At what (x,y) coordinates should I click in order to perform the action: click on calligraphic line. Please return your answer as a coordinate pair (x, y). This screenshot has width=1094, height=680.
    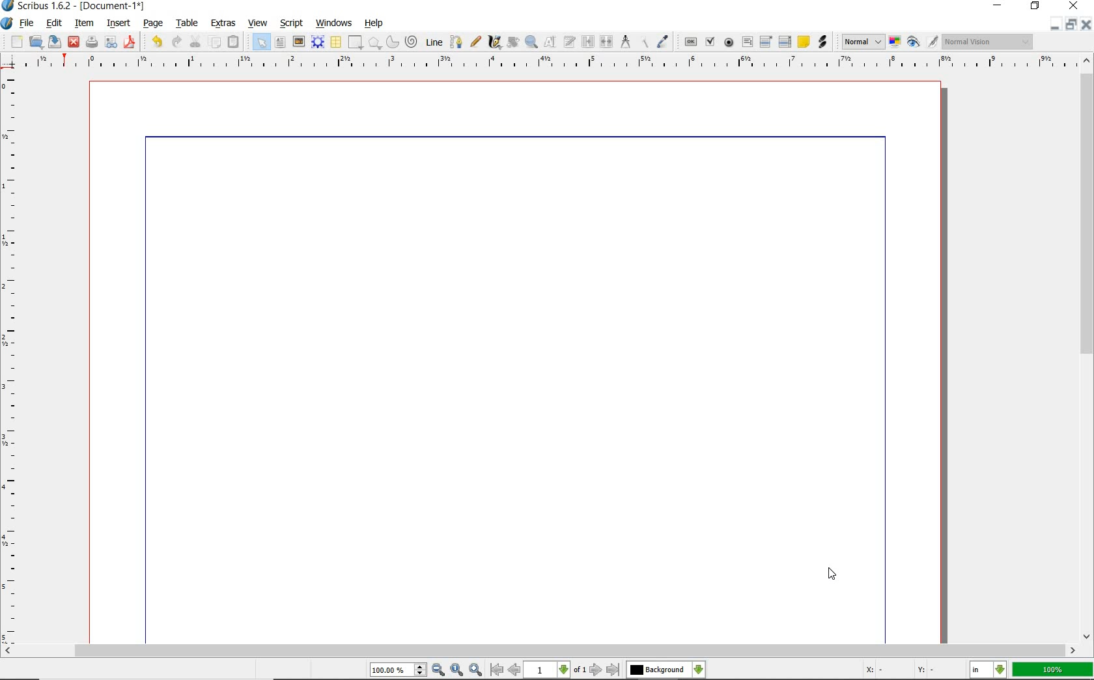
    Looking at the image, I should click on (495, 43).